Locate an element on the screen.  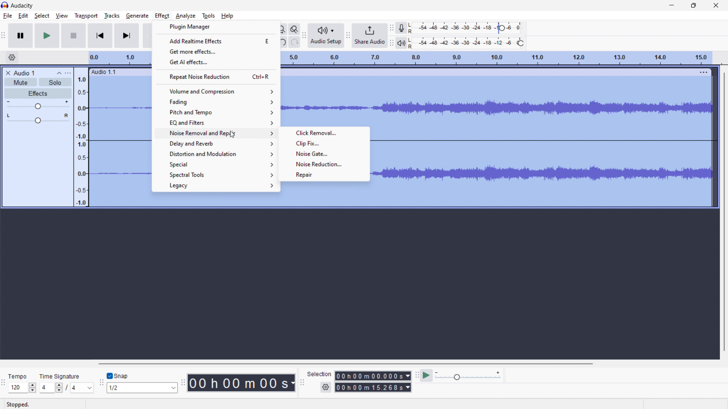
maximize is located at coordinates (693, 6).